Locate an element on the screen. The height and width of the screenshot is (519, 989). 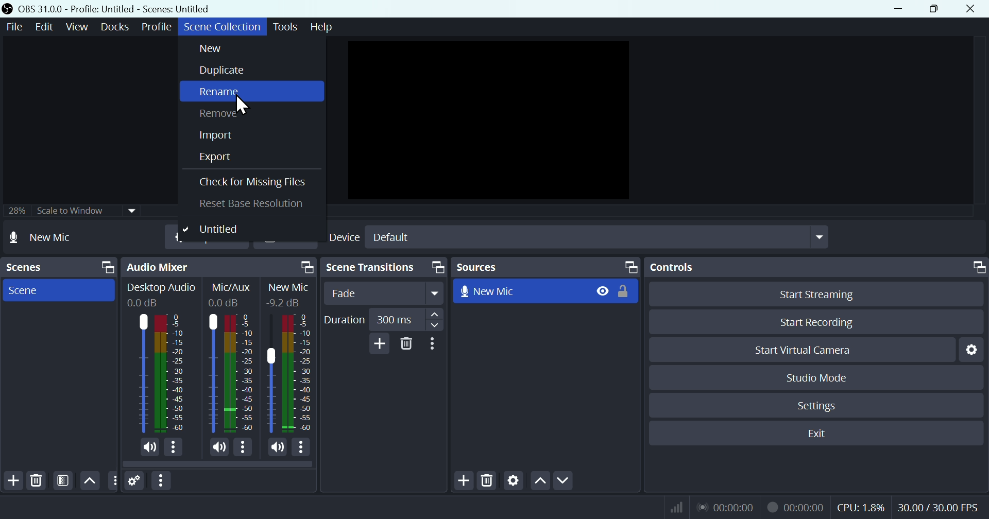
 is located at coordinates (114, 481).